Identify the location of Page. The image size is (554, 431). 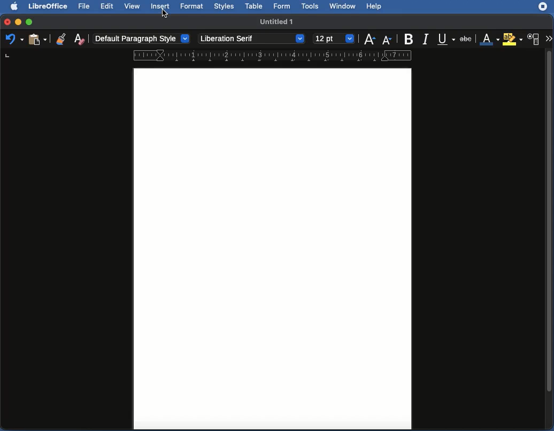
(273, 249).